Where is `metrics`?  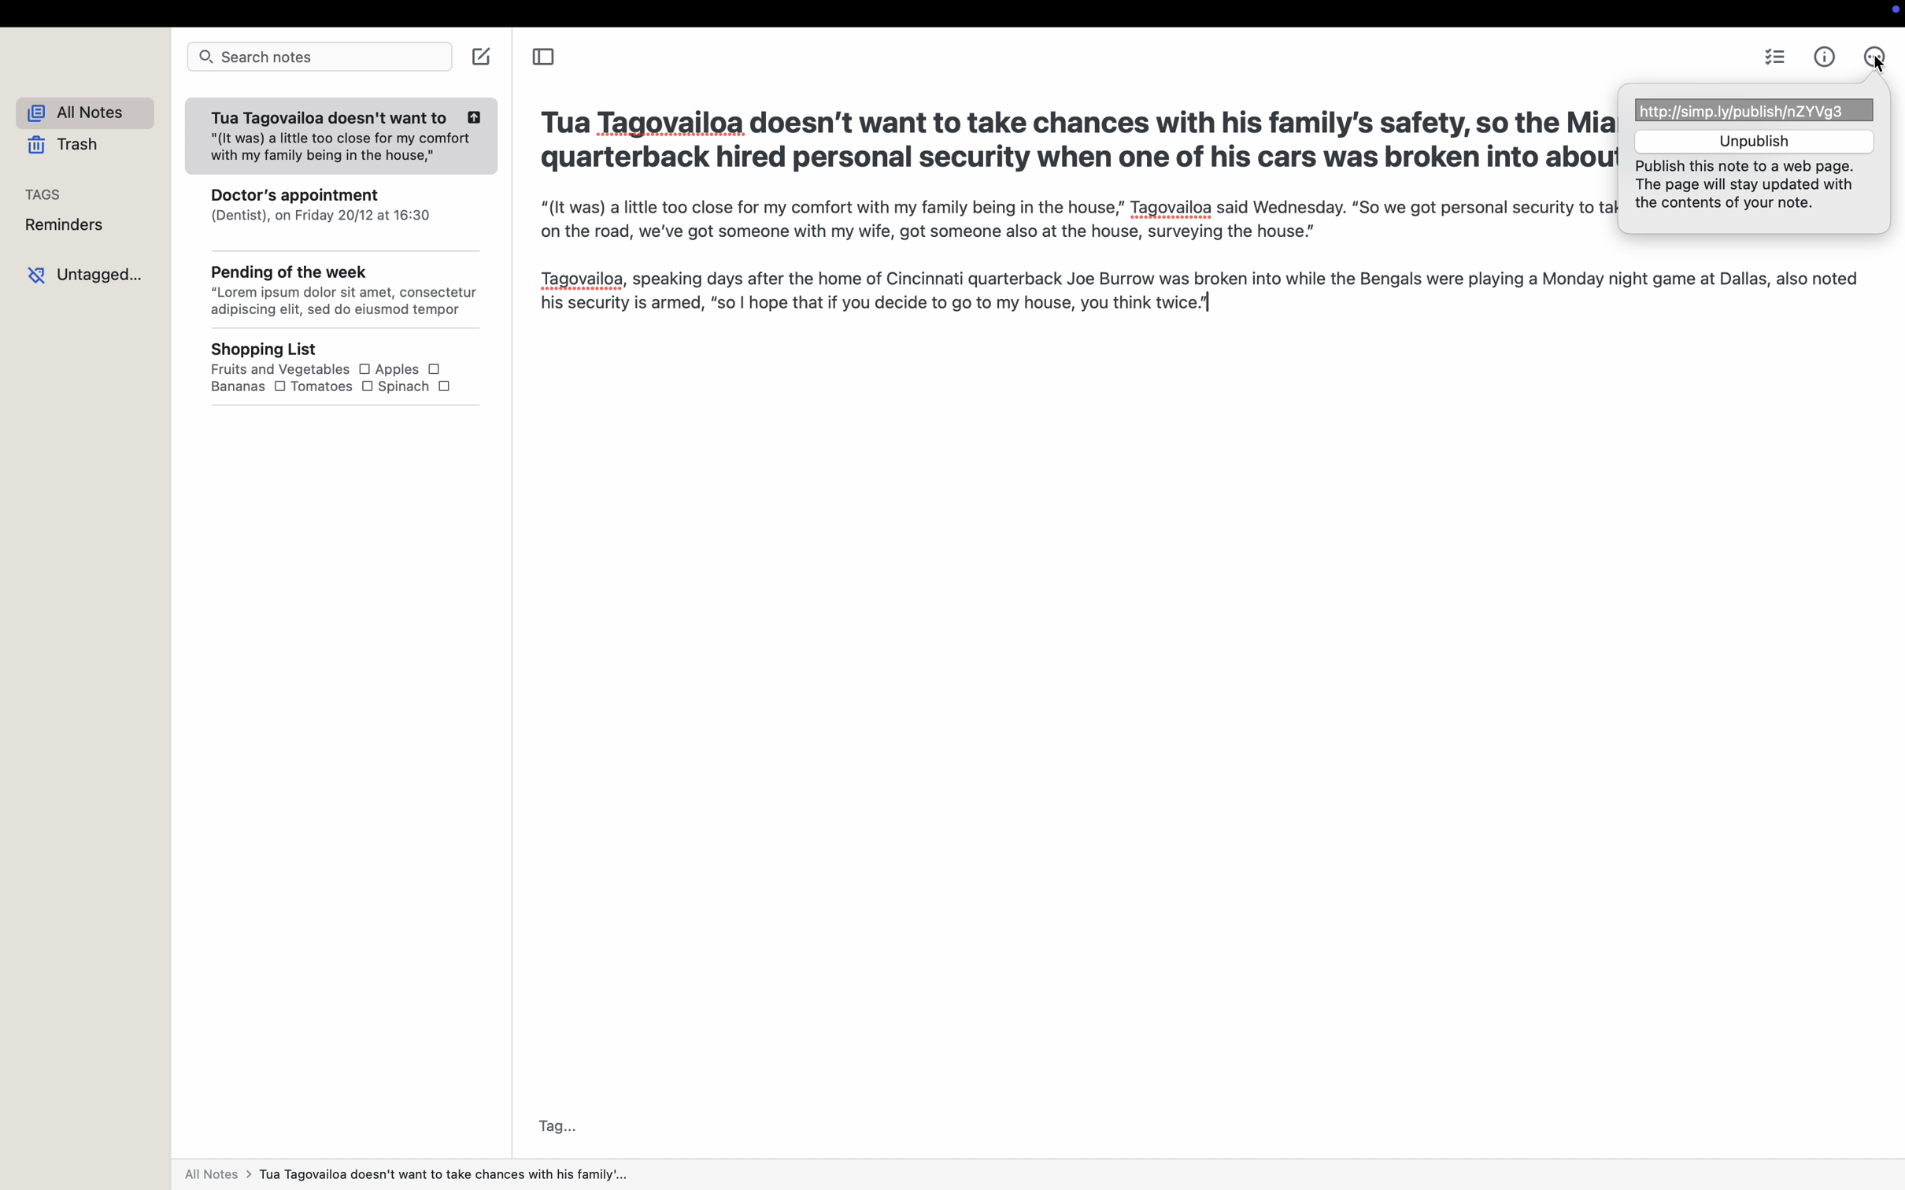
metrics is located at coordinates (1826, 57).